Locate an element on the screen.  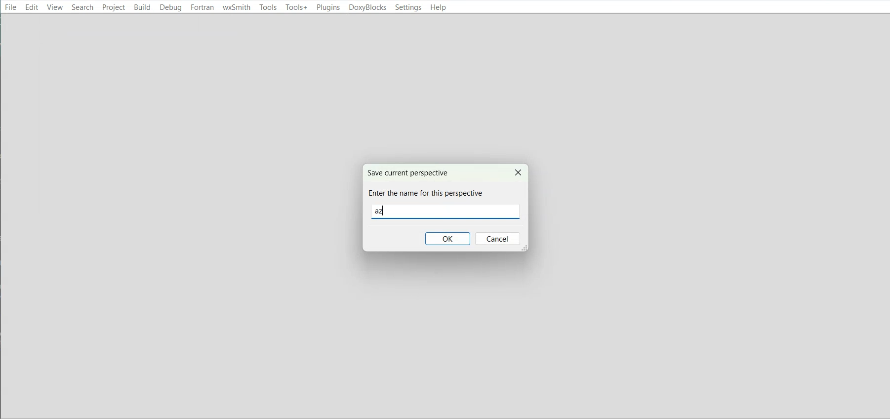
Project is located at coordinates (113, 7).